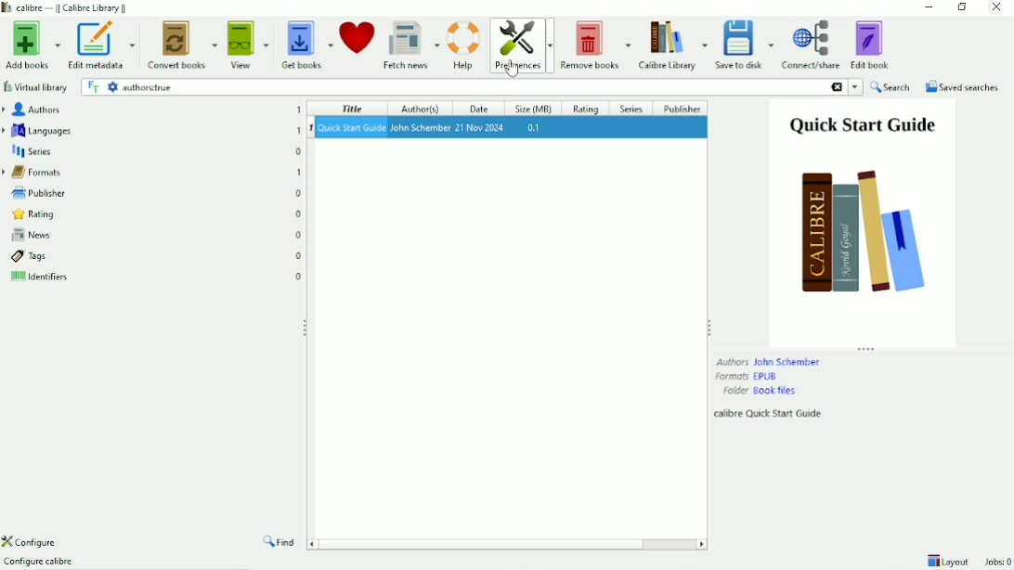 The height and width of the screenshot is (570, 1014). Describe the element at coordinates (31, 541) in the screenshot. I see `Configure` at that location.